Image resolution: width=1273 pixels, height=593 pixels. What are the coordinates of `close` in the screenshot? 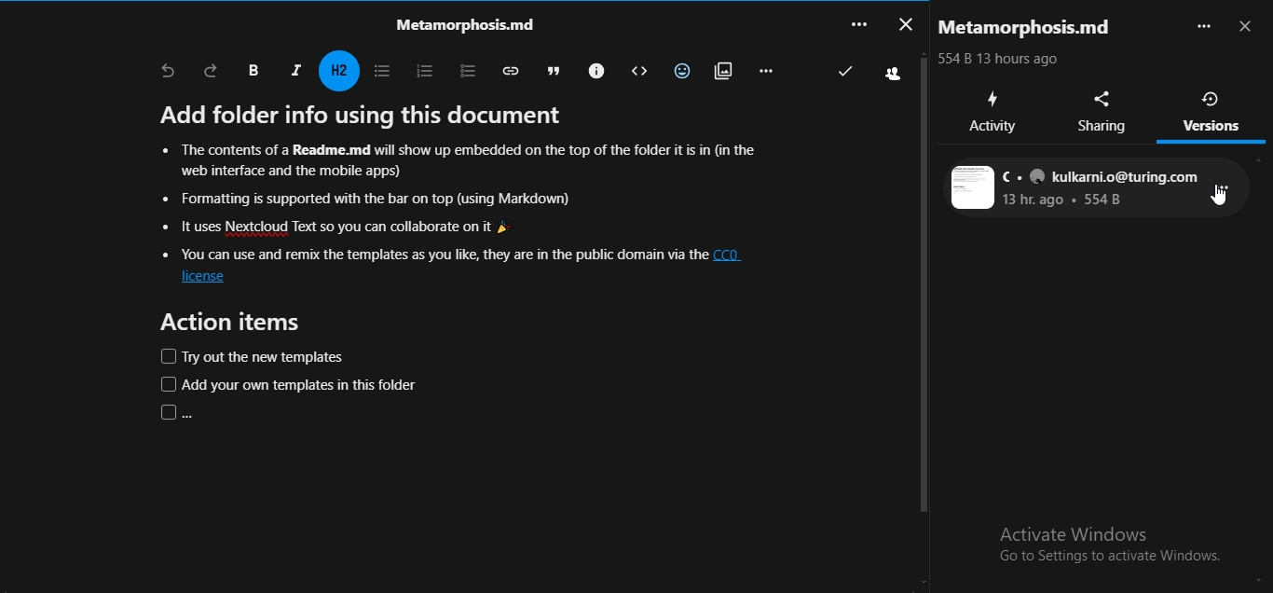 It's located at (904, 22).